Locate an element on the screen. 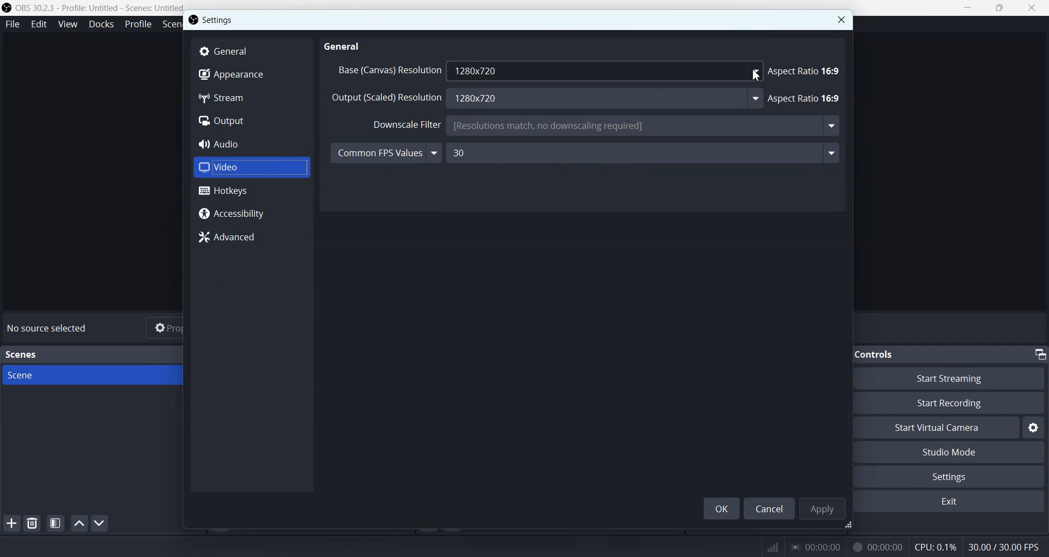 This screenshot has height=557, width=1049. Window adjuster is located at coordinates (850, 526).